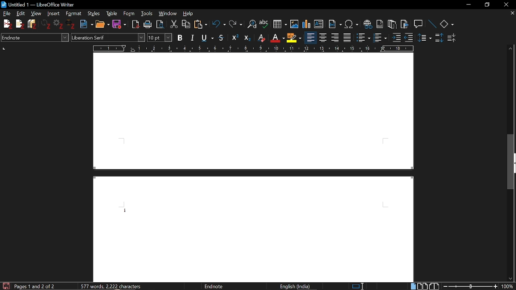 The image size is (516, 290). What do you see at coordinates (291, 286) in the screenshot?
I see `english (india)` at bounding box center [291, 286].